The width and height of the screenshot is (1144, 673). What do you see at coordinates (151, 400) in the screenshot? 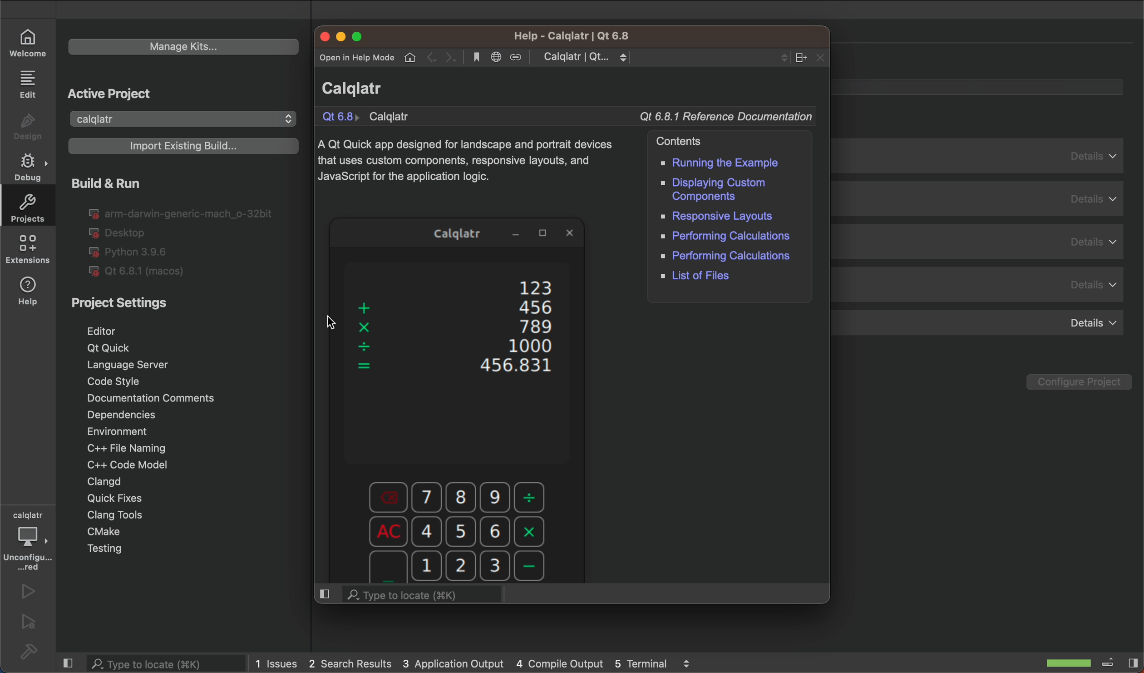
I see `documentation comments` at bounding box center [151, 400].